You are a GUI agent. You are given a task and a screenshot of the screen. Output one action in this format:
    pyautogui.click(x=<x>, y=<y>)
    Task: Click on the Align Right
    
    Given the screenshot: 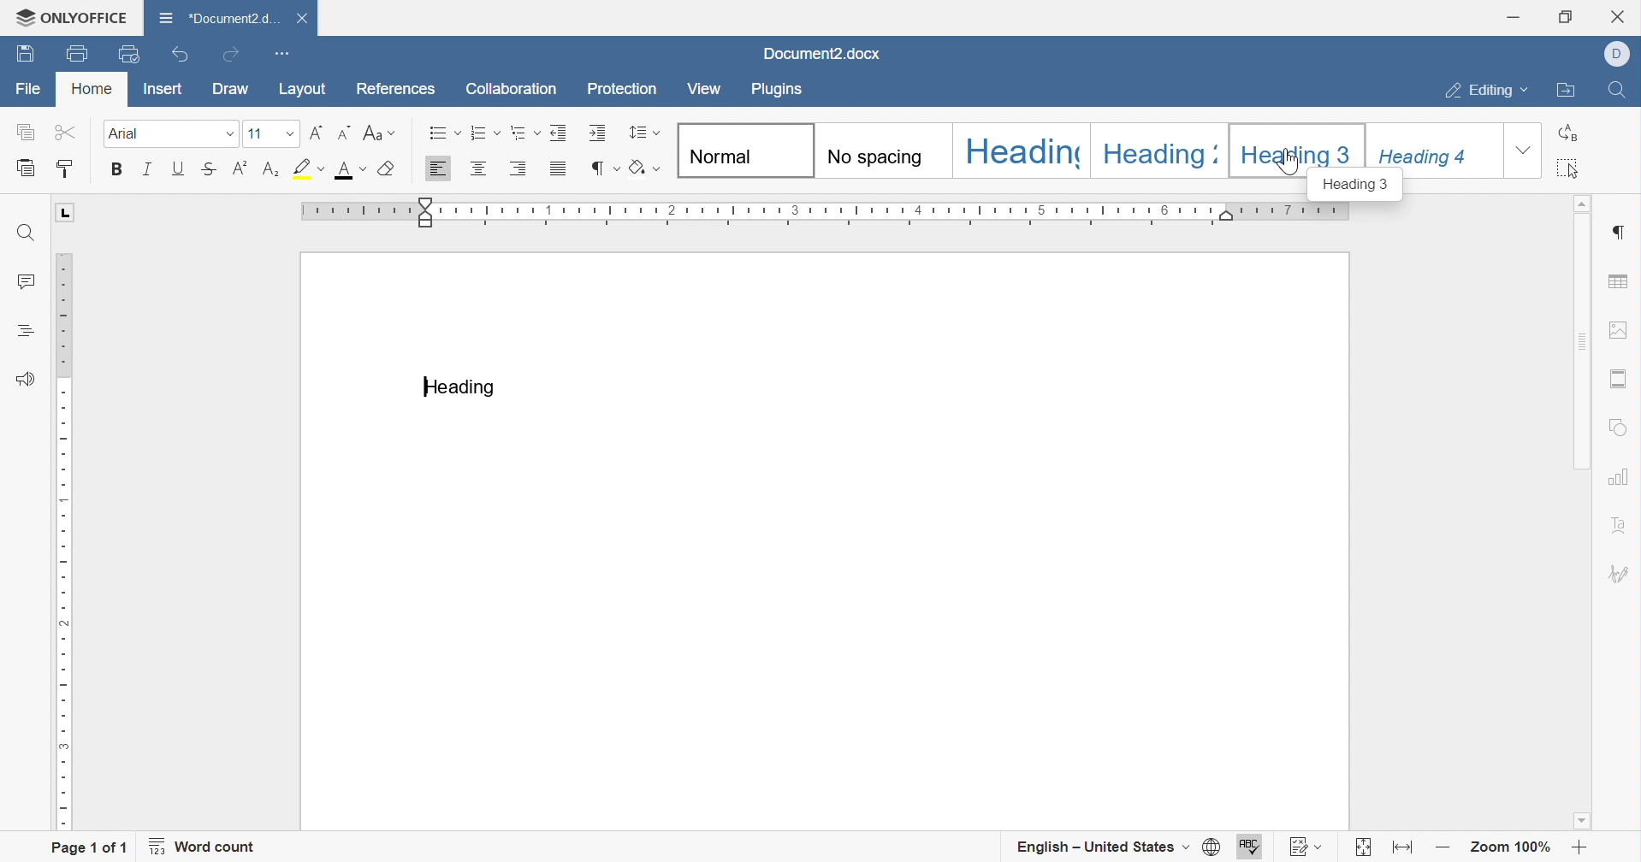 What is the action you would take?
    pyautogui.click(x=517, y=170)
    